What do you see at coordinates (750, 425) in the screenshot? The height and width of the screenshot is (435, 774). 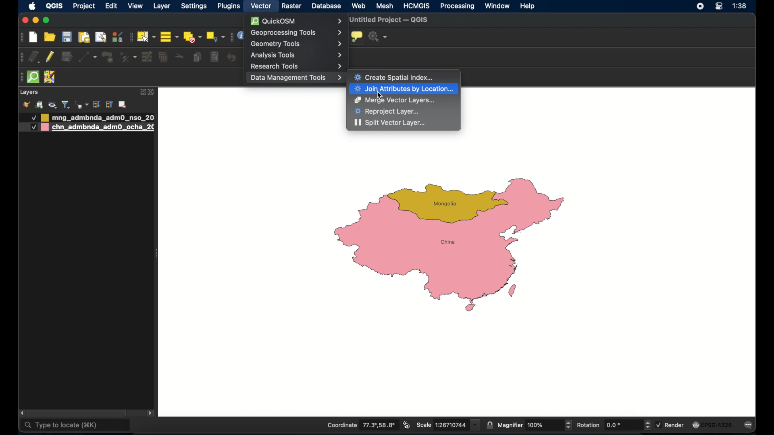 I see `messages` at bounding box center [750, 425].